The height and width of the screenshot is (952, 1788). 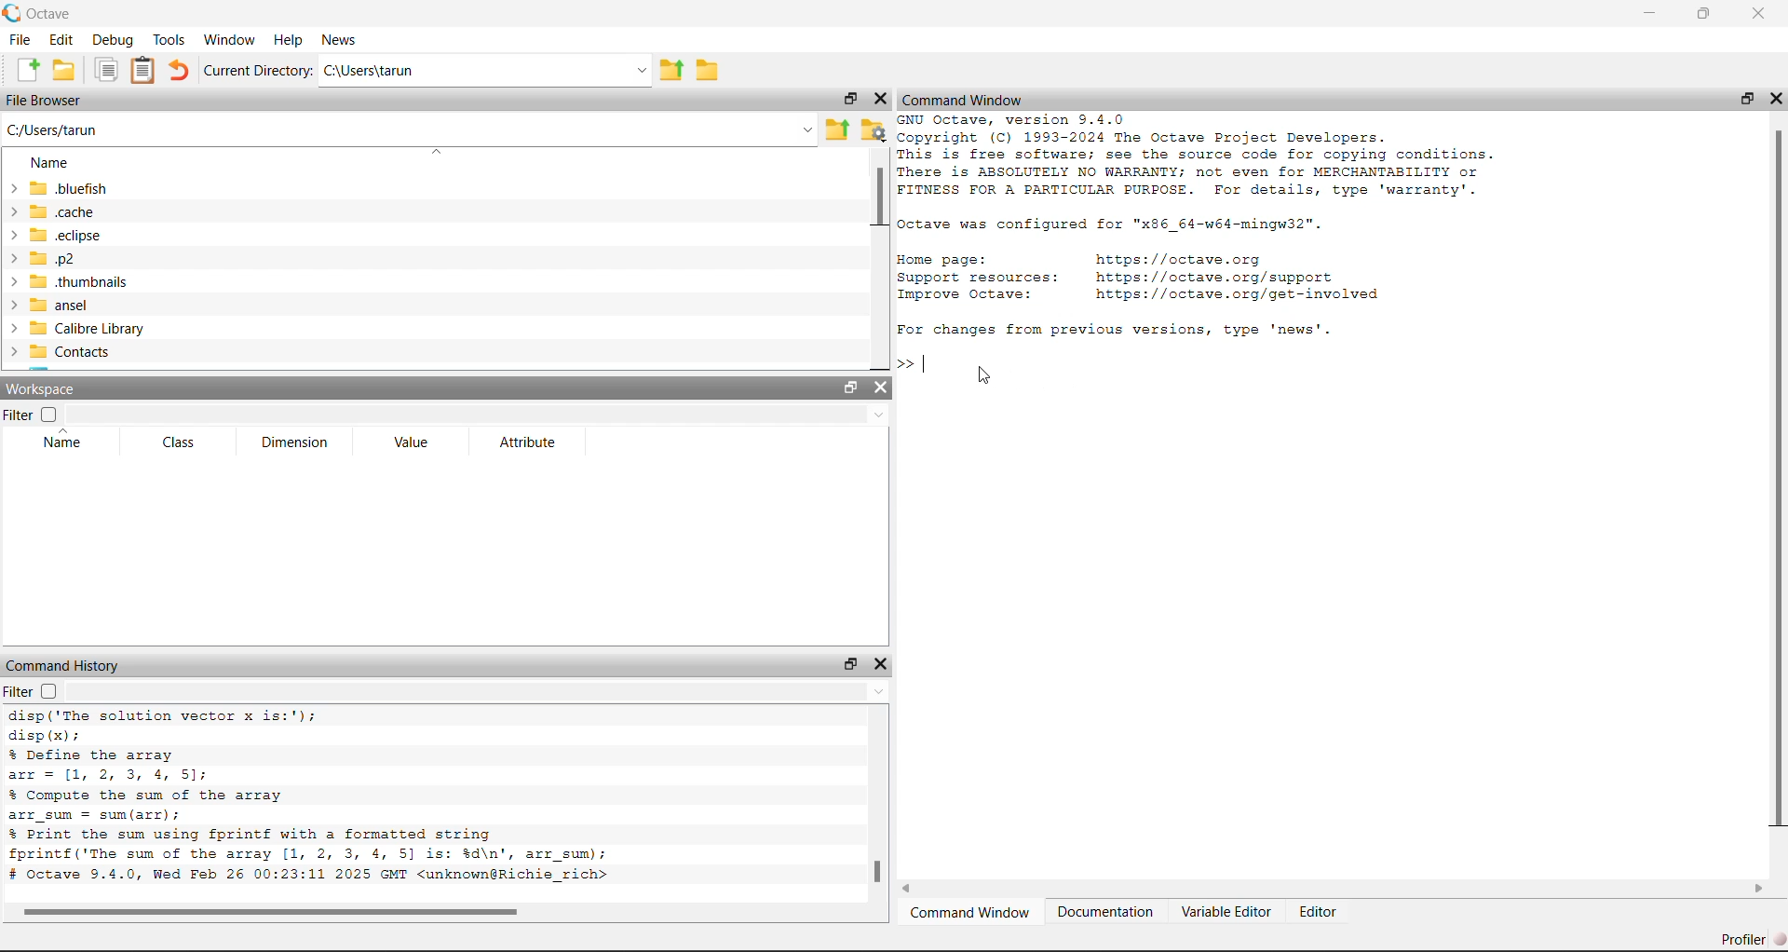 What do you see at coordinates (260, 72) in the screenshot?
I see `Current Directory:` at bounding box center [260, 72].